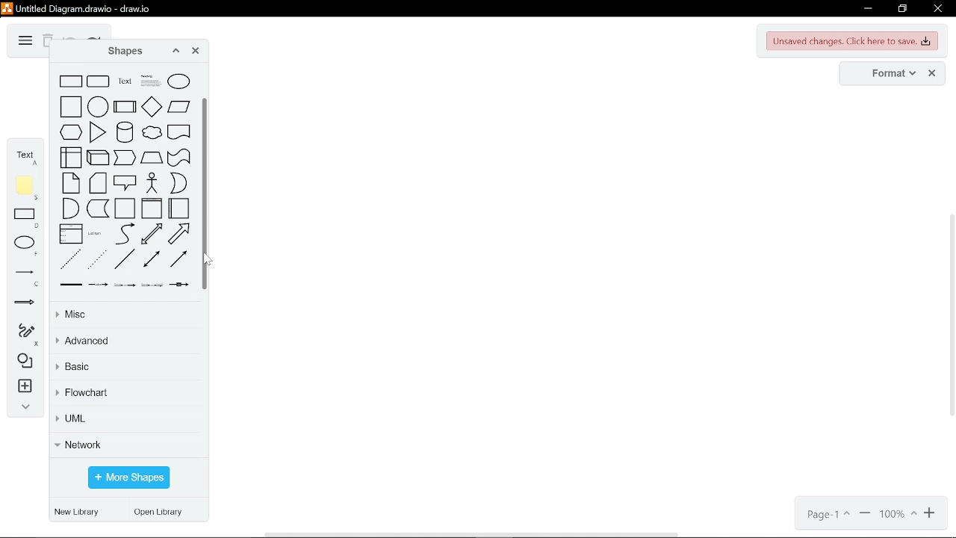  Describe the element at coordinates (179, 208) in the screenshot. I see `horizontal container` at that location.